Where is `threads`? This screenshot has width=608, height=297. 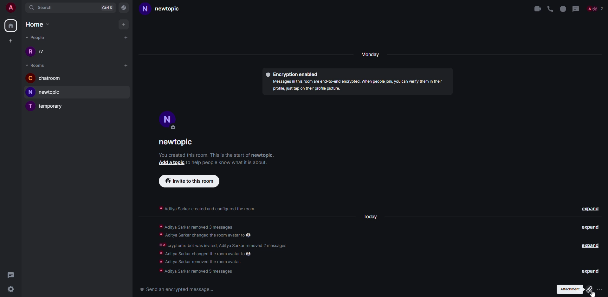
threads is located at coordinates (577, 9).